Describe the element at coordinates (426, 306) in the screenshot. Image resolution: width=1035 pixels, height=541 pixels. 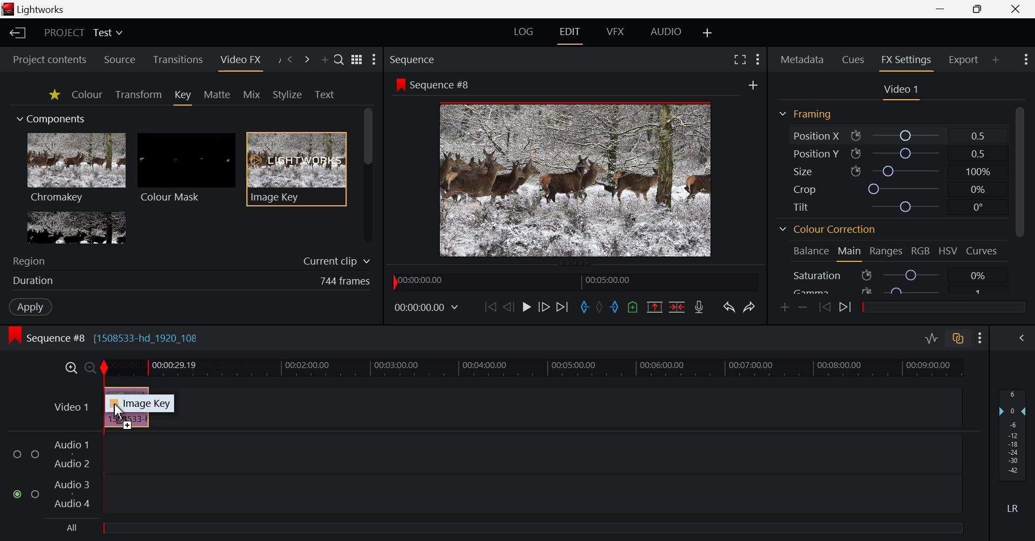
I see `00:00:00:00` at that location.